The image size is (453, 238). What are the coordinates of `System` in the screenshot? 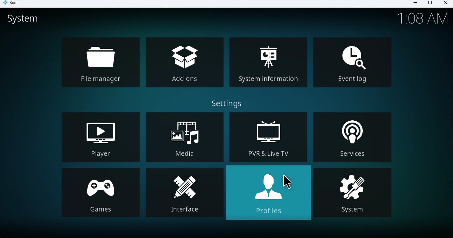 It's located at (29, 22).